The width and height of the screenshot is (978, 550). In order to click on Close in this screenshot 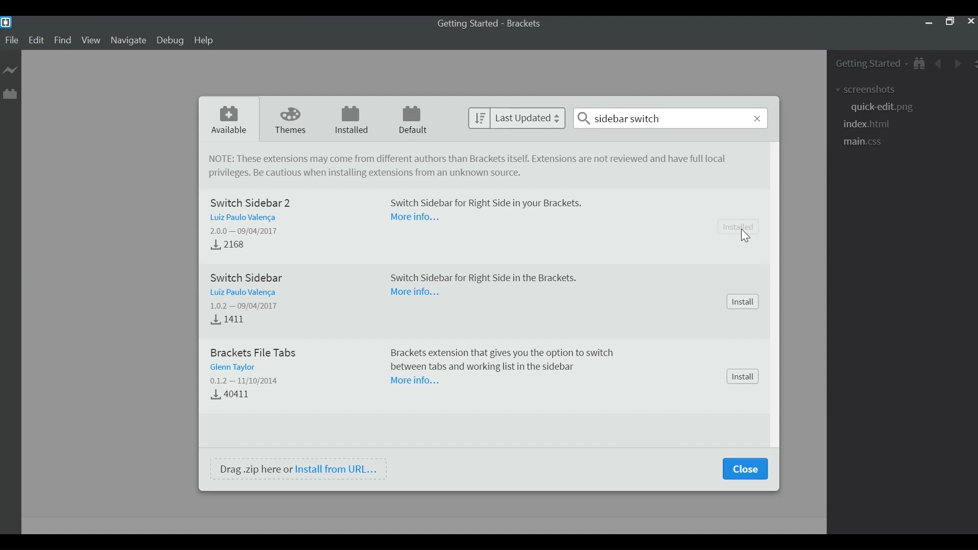, I will do `click(744, 469)`.